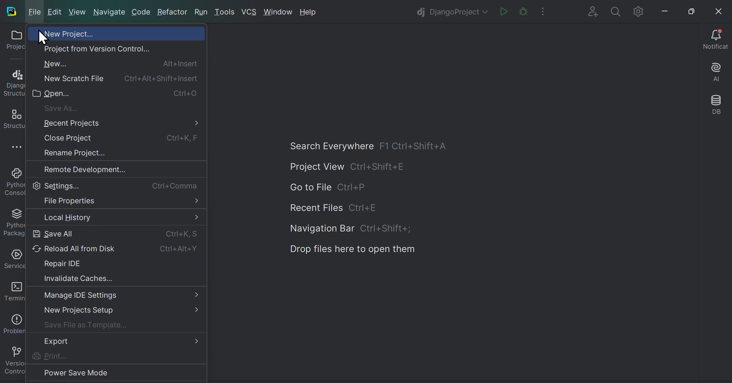 Image resolution: width=732 pixels, height=383 pixels. I want to click on Add file, so click(589, 10).